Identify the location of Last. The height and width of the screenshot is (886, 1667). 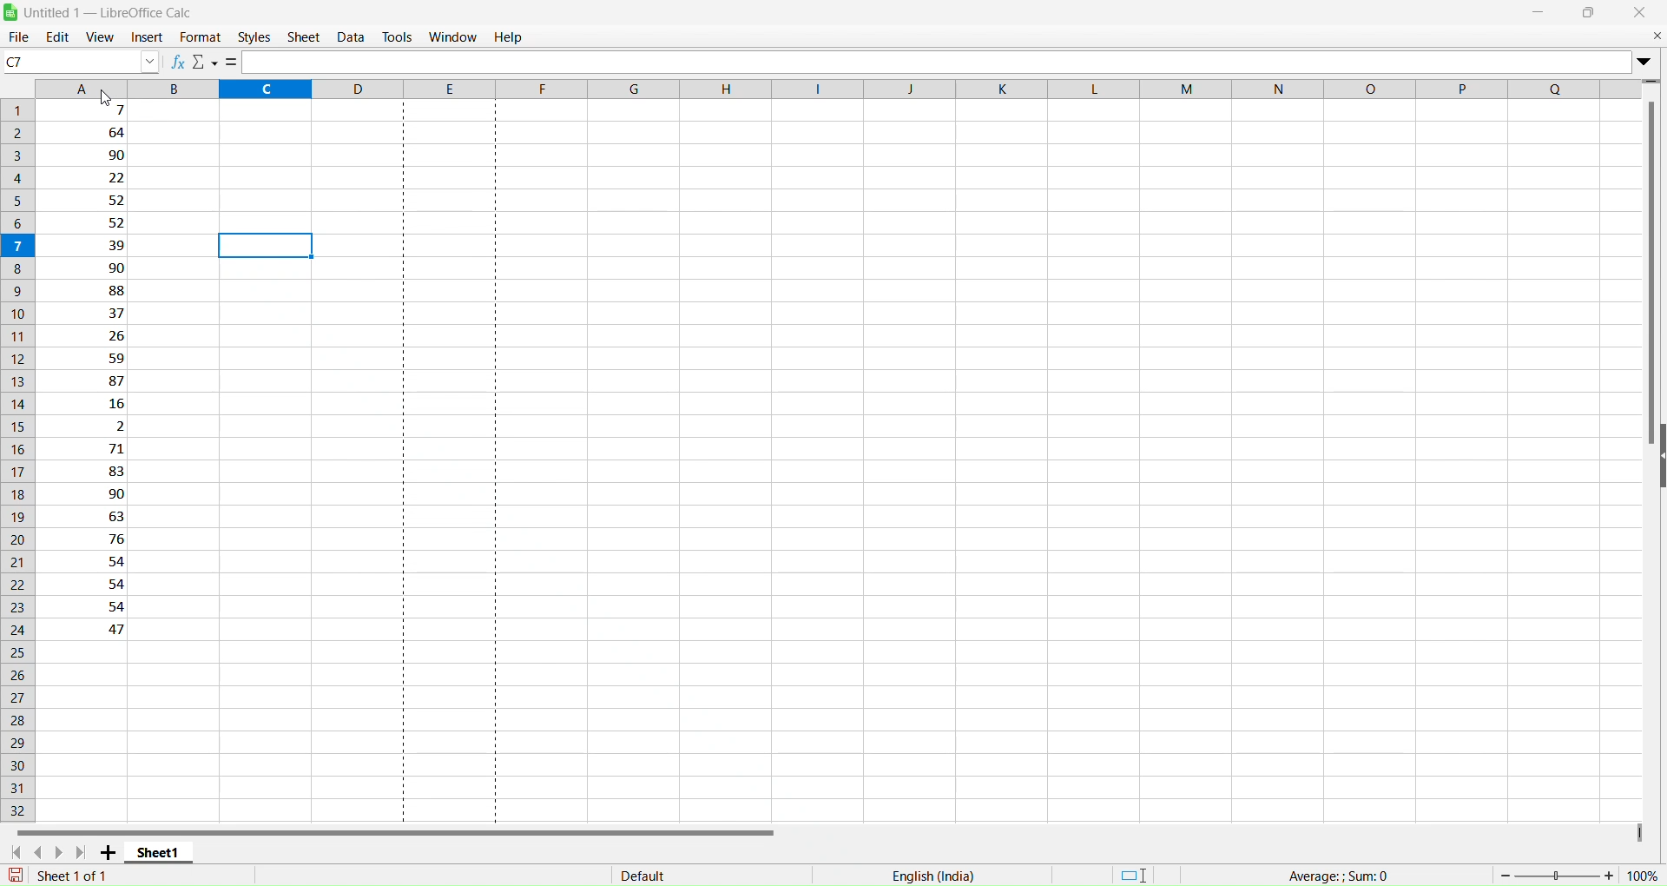
(84, 852).